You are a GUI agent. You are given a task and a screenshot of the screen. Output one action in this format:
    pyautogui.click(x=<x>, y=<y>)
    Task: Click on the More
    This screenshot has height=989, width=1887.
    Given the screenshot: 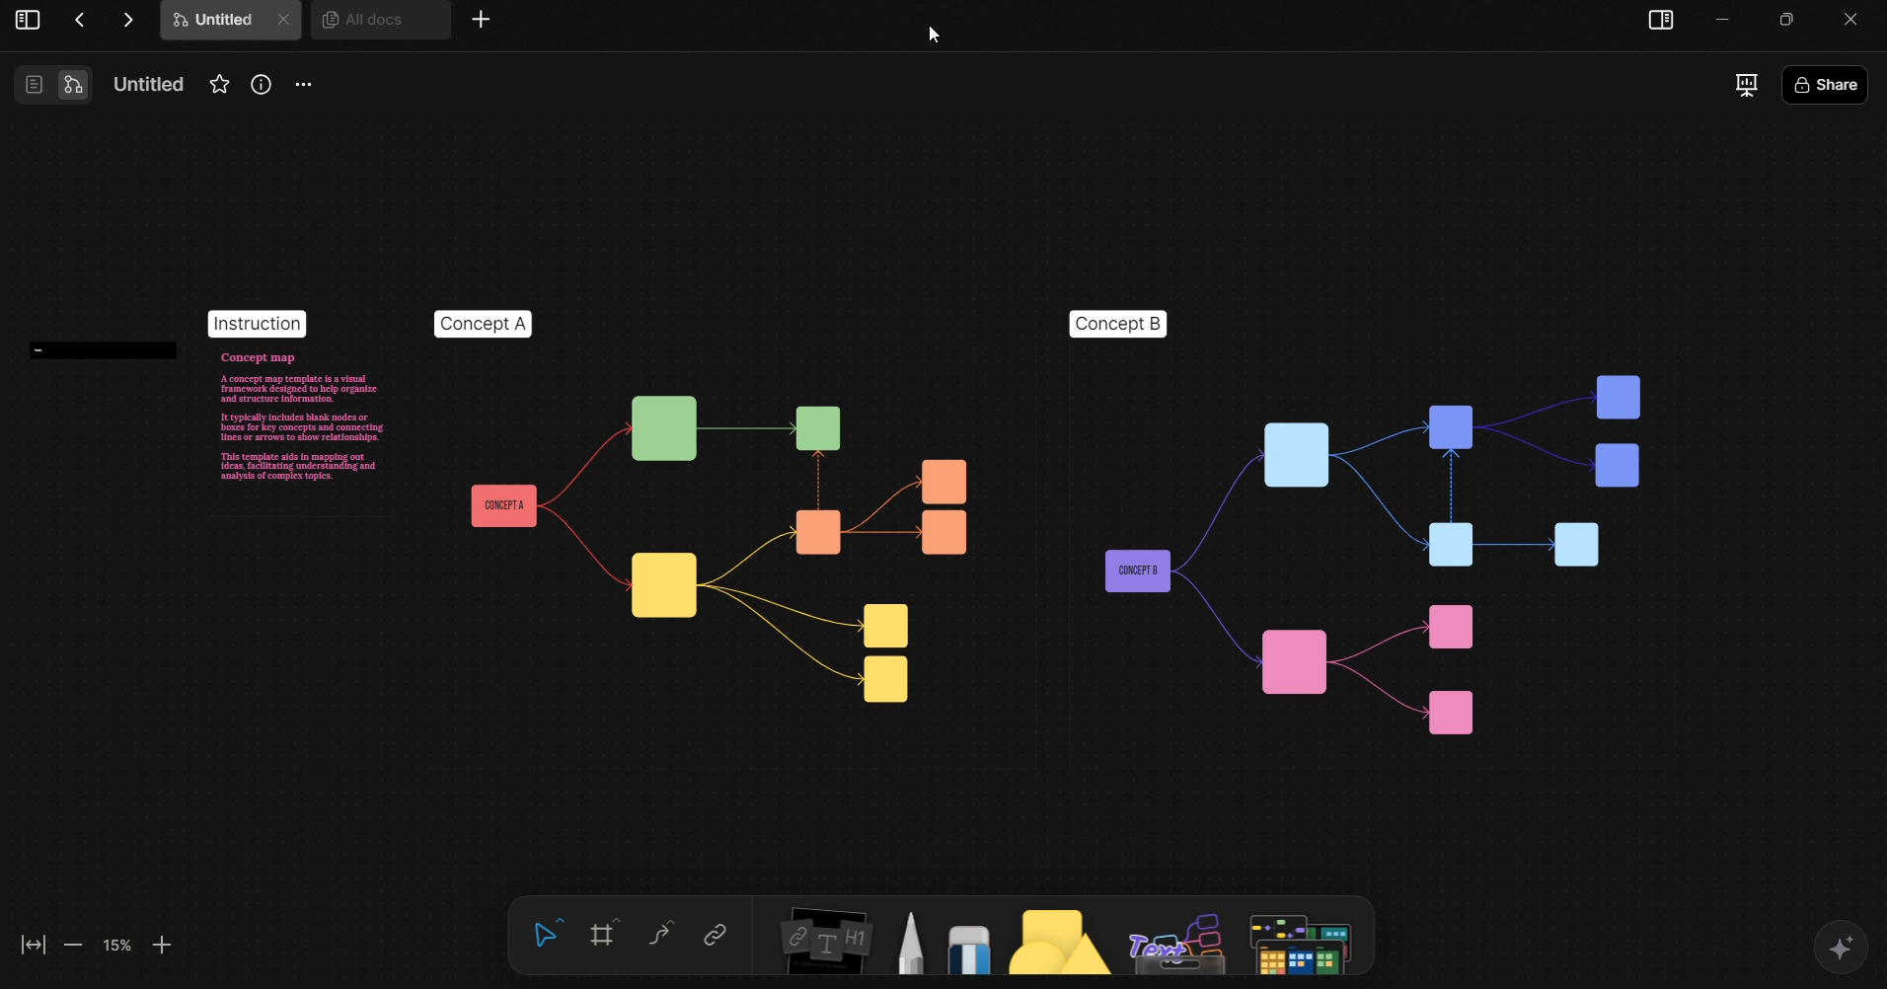 What is the action you would take?
    pyautogui.click(x=304, y=87)
    